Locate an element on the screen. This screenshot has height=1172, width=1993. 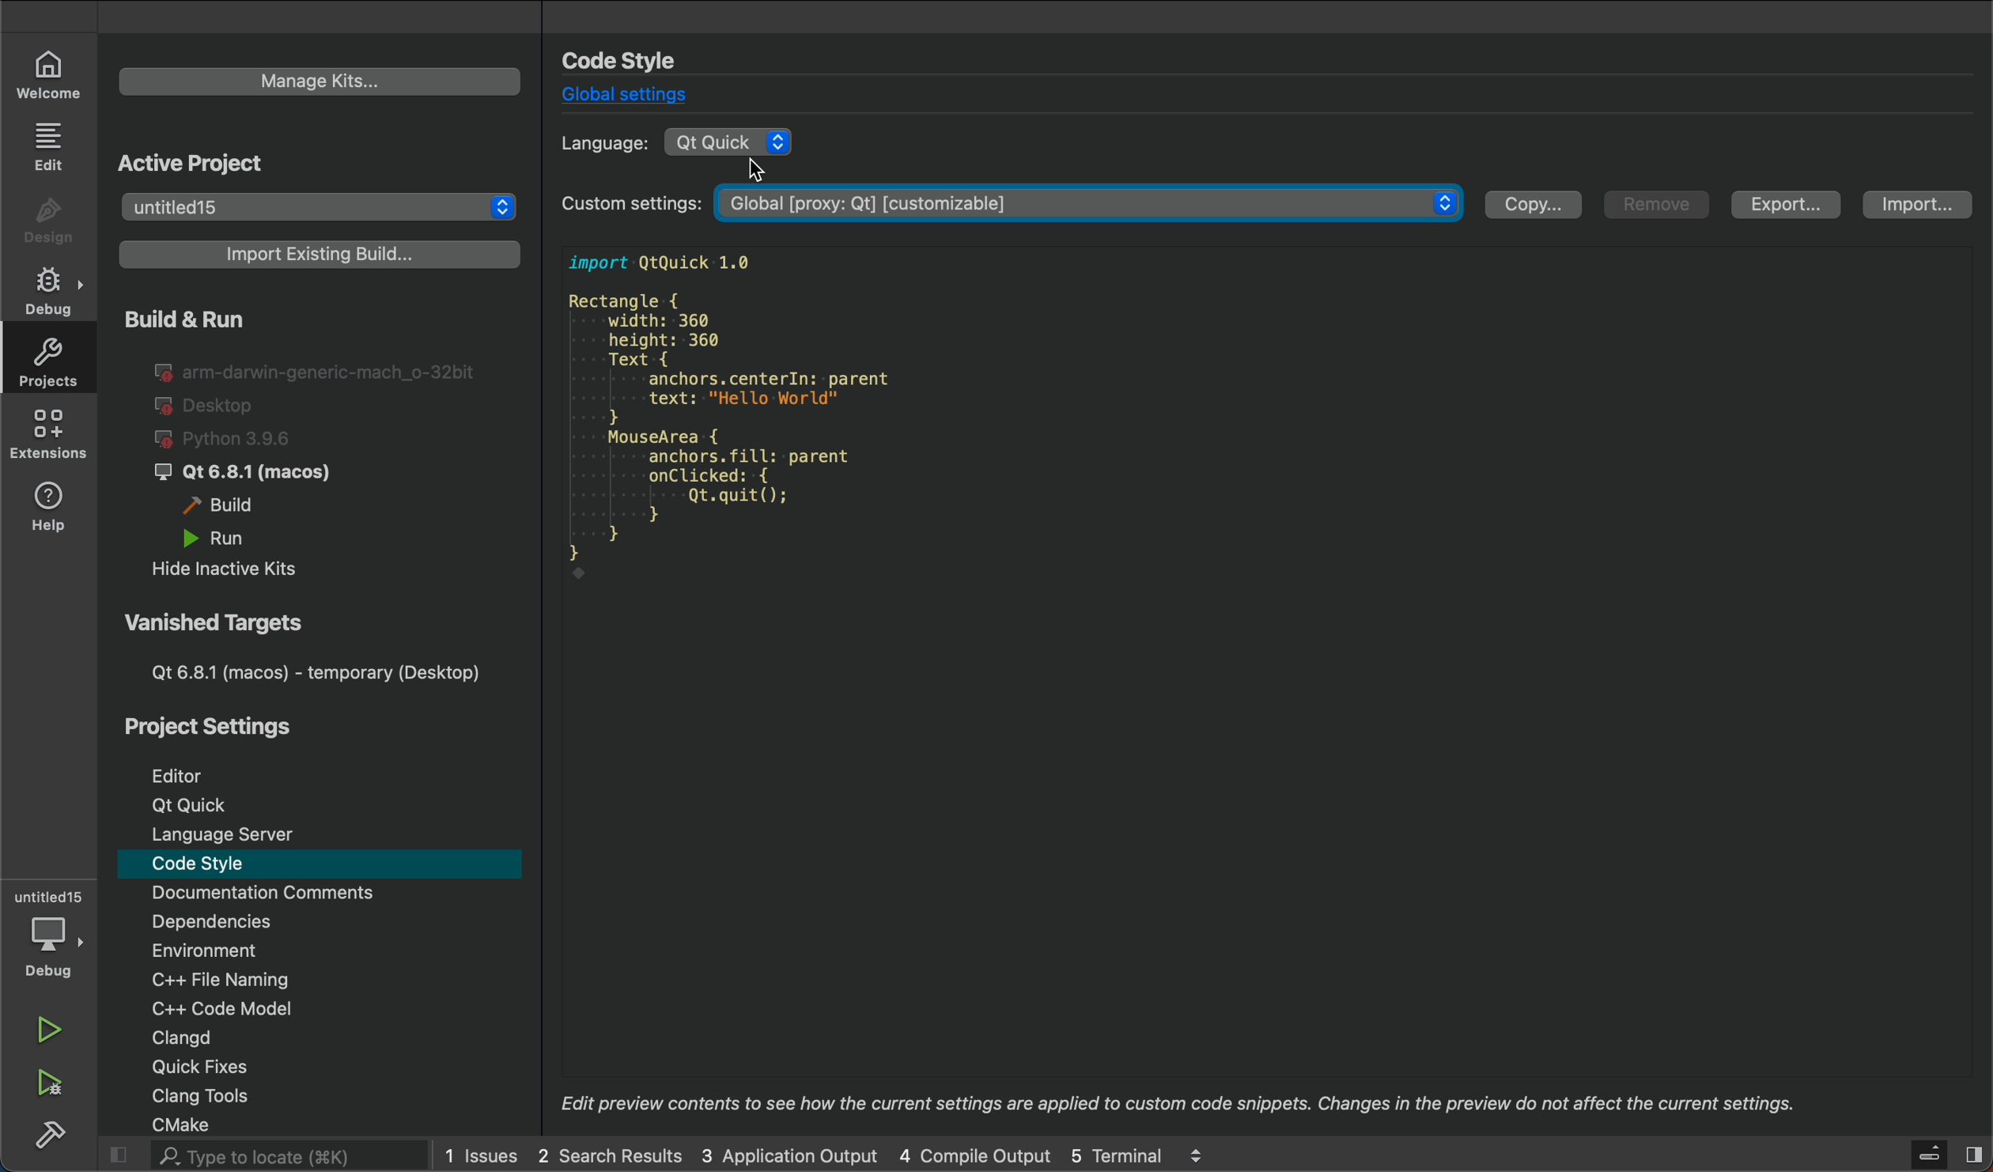
project select is located at coordinates (320, 209).